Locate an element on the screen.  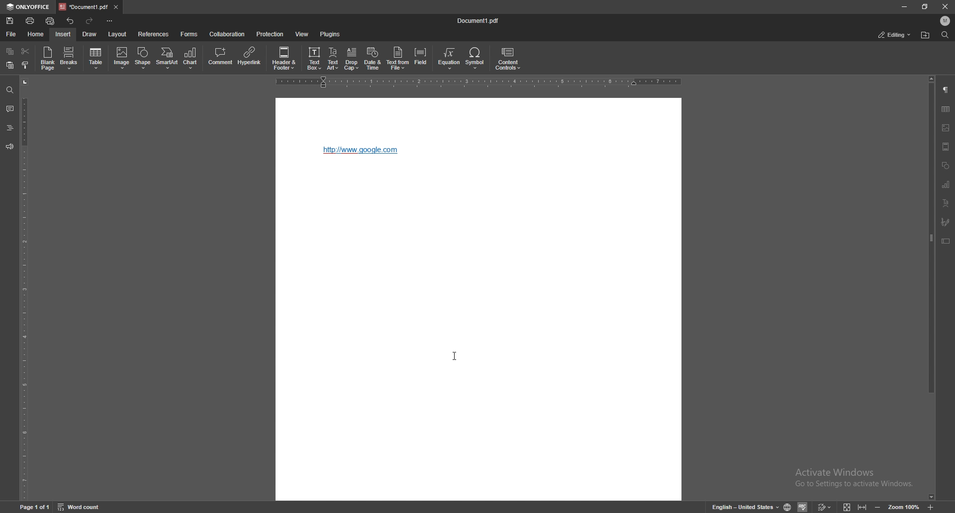
only office is located at coordinates (29, 7).